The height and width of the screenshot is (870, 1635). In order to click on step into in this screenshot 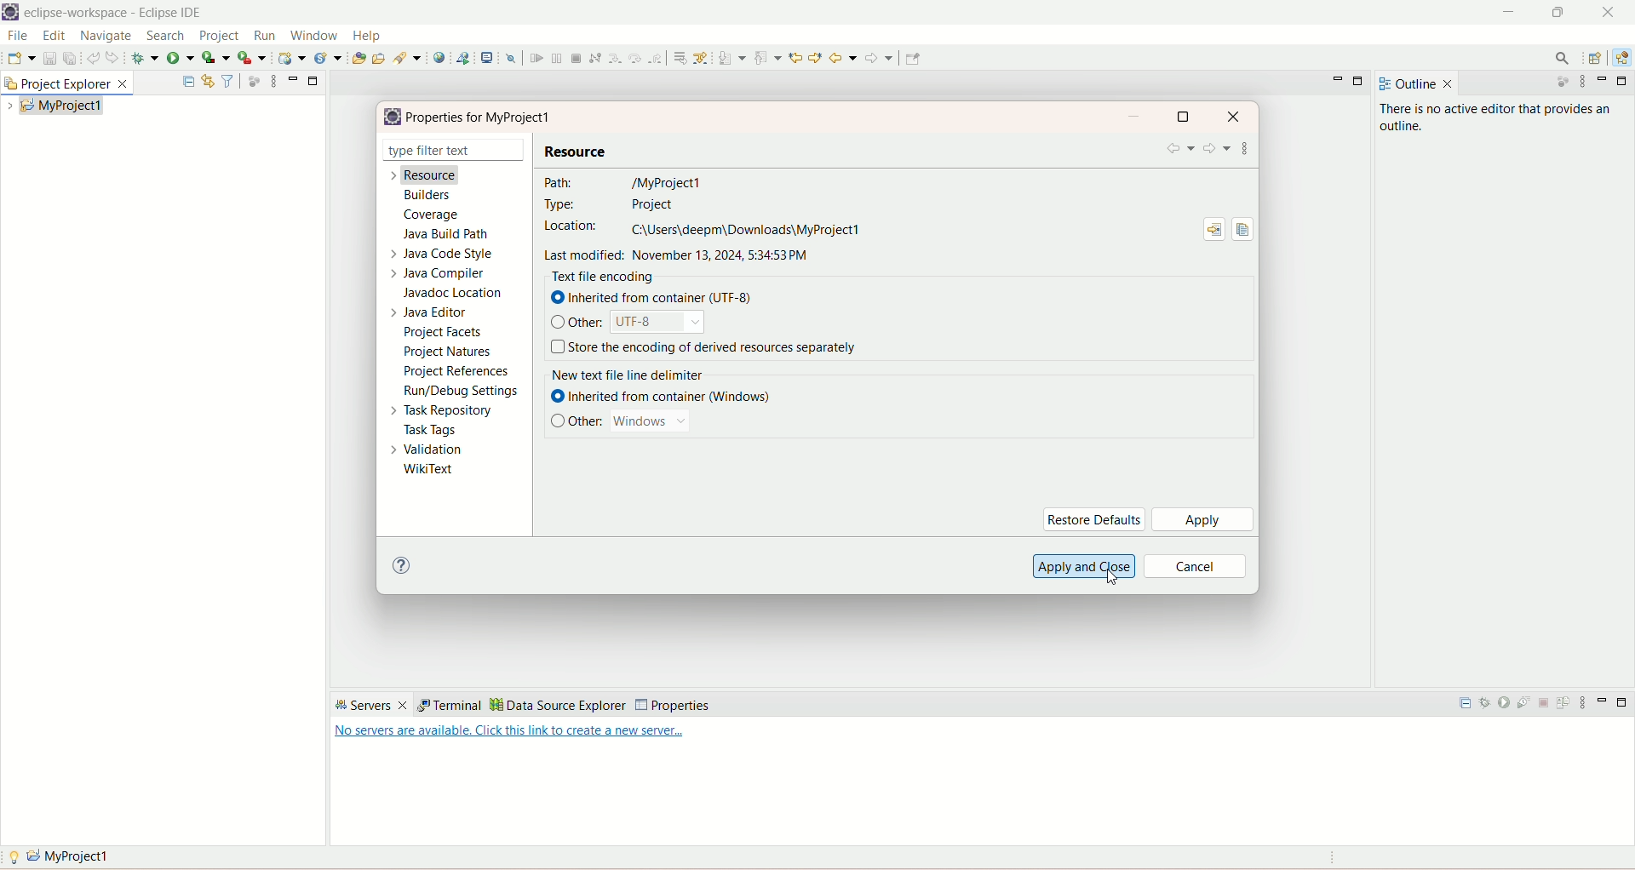, I will do `click(615, 60)`.